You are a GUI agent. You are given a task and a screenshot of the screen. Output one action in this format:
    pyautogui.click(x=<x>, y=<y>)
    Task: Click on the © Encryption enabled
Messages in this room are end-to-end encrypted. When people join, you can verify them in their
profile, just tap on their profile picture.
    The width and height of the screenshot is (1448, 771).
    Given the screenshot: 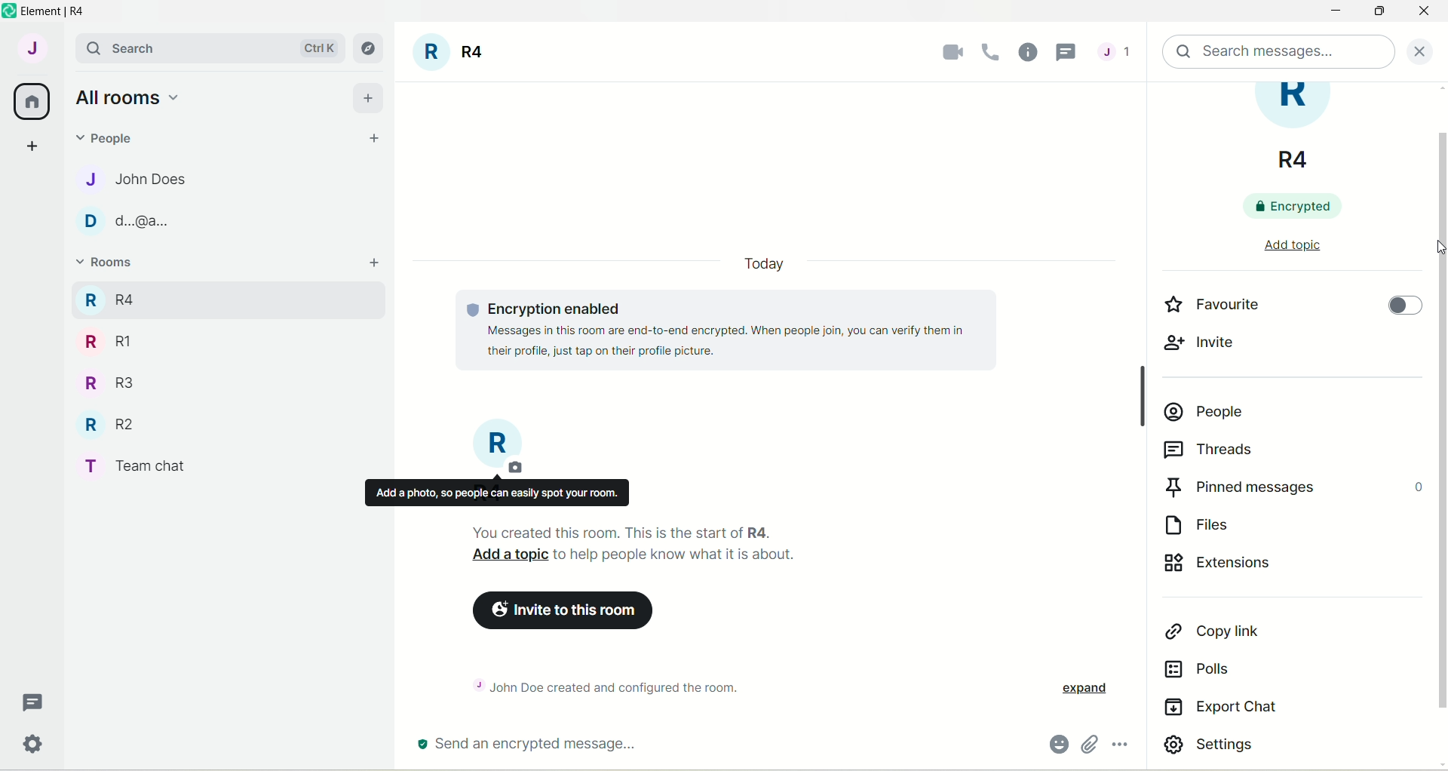 What is the action you would take?
    pyautogui.click(x=738, y=330)
    